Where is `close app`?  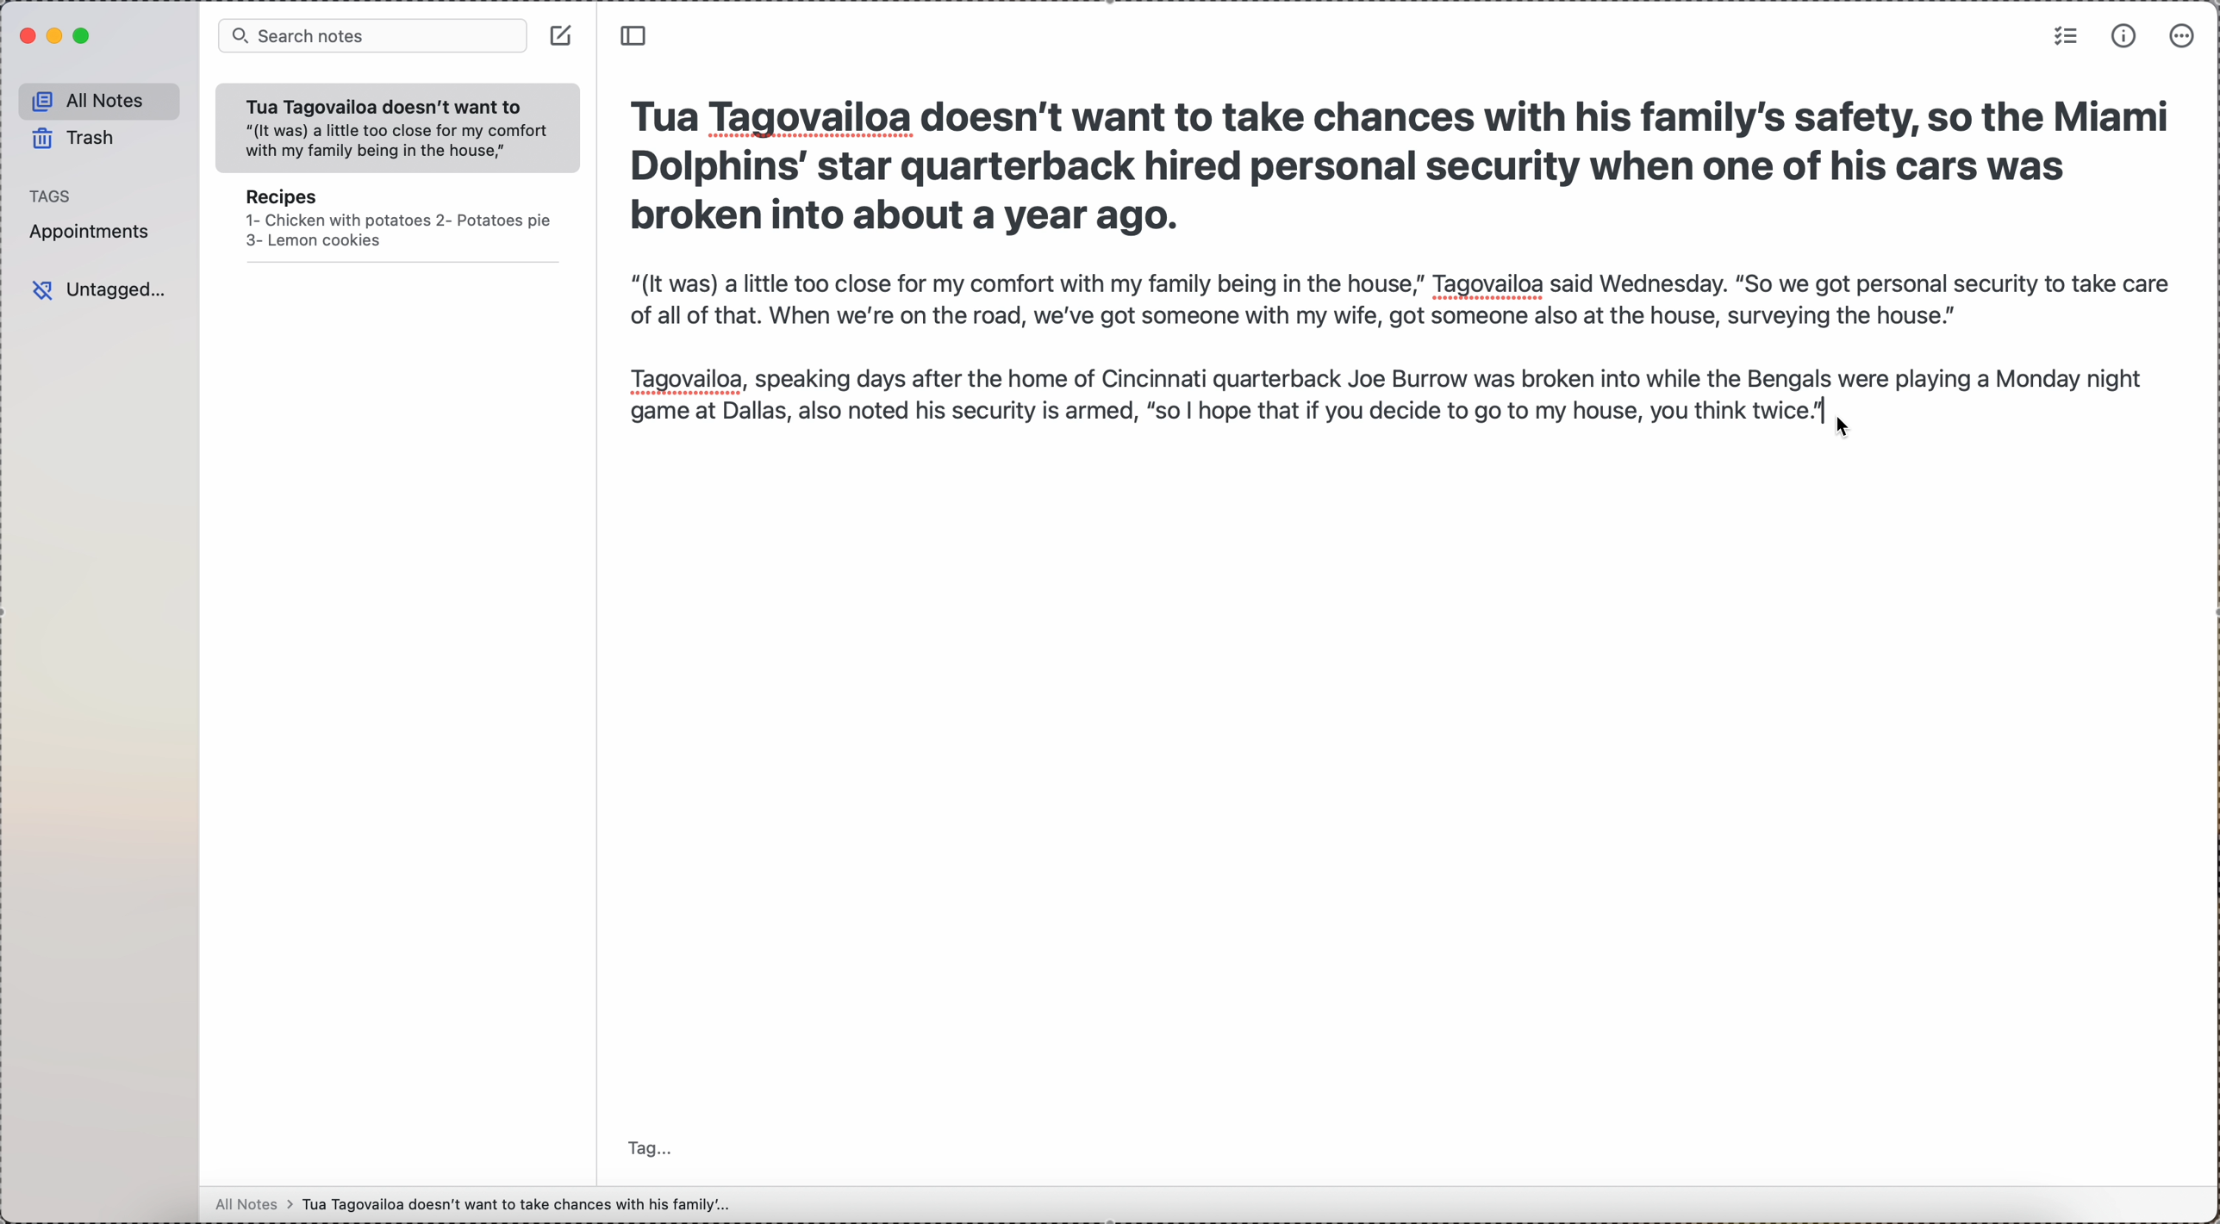
close app is located at coordinates (26, 37).